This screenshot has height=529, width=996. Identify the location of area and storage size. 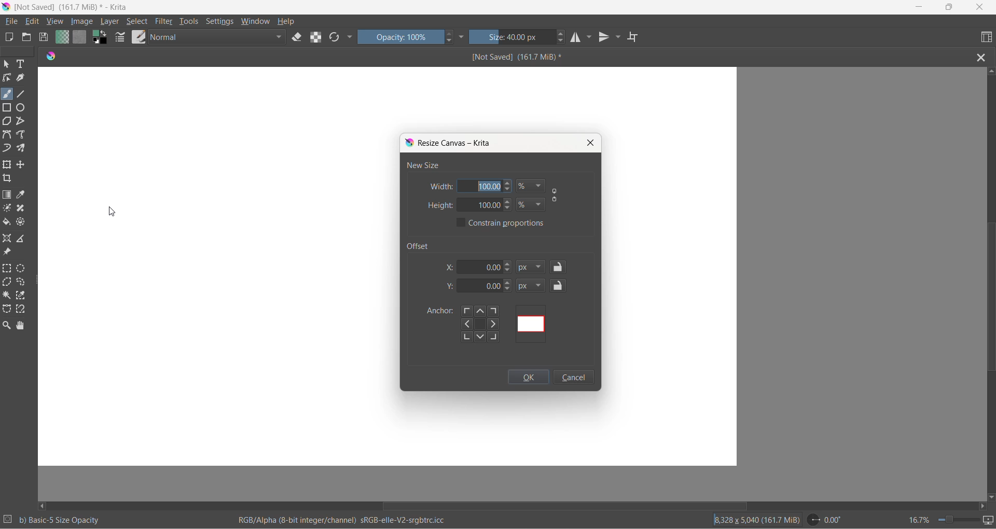
(757, 519).